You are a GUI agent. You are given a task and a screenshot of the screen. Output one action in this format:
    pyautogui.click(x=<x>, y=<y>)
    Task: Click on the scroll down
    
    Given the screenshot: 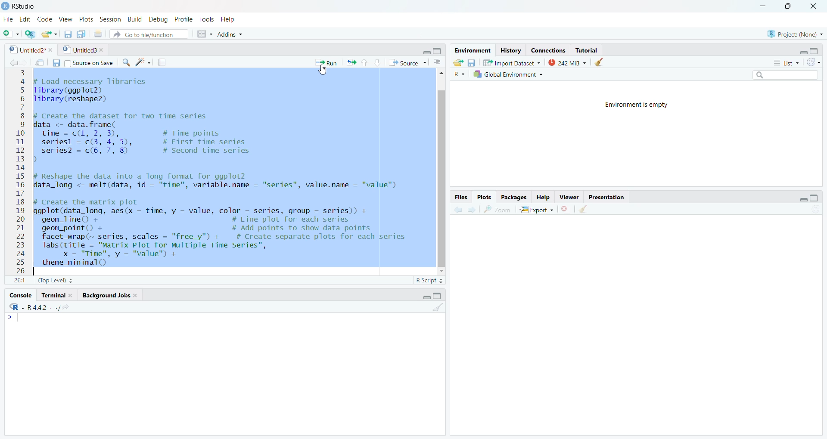 What is the action you would take?
    pyautogui.click(x=441, y=272)
    